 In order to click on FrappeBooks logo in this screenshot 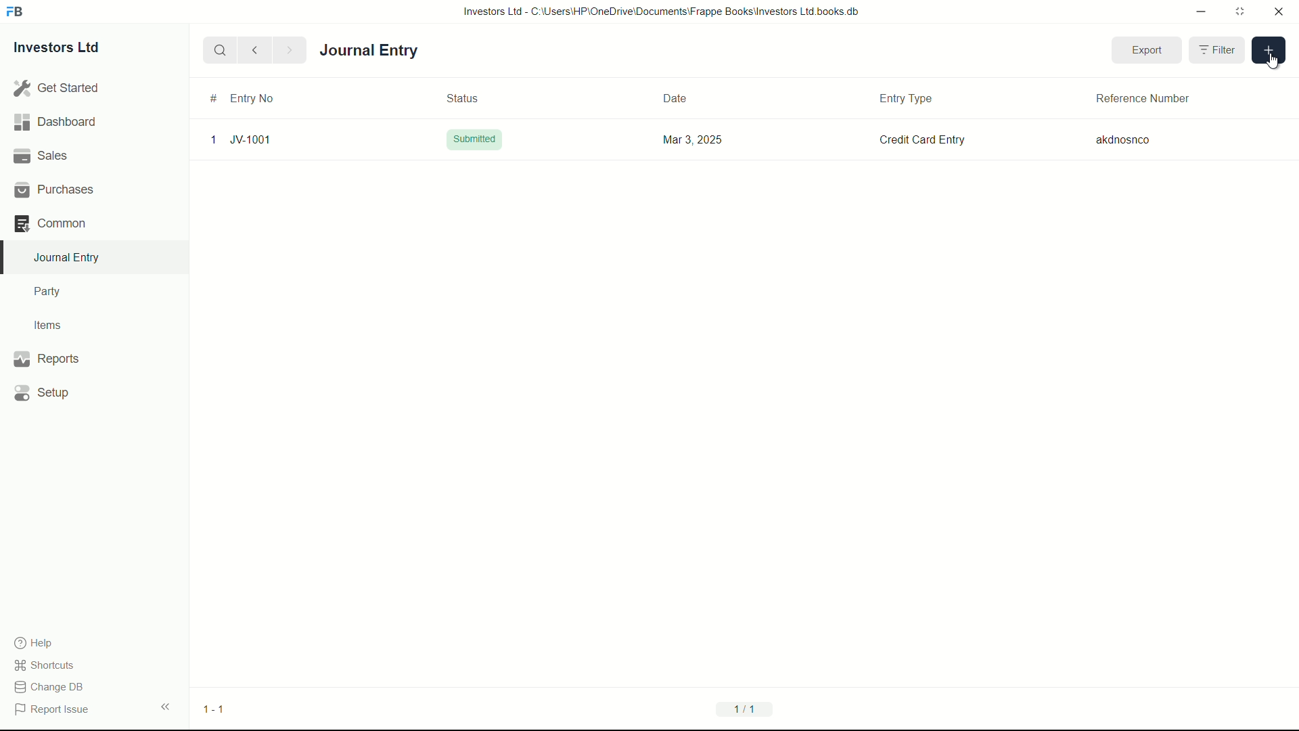, I will do `click(15, 12)`.